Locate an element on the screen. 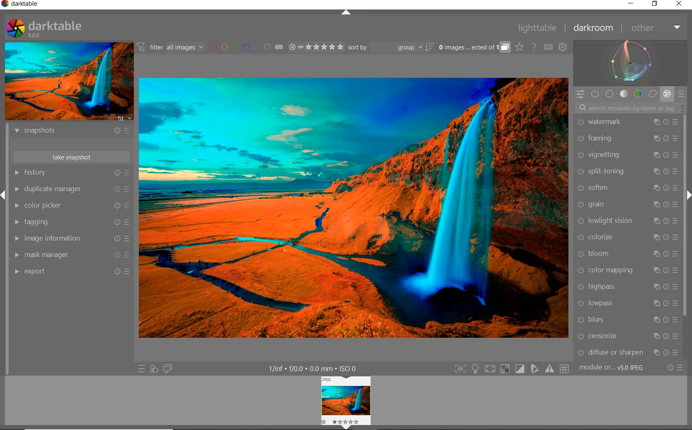  base is located at coordinates (610, 93).